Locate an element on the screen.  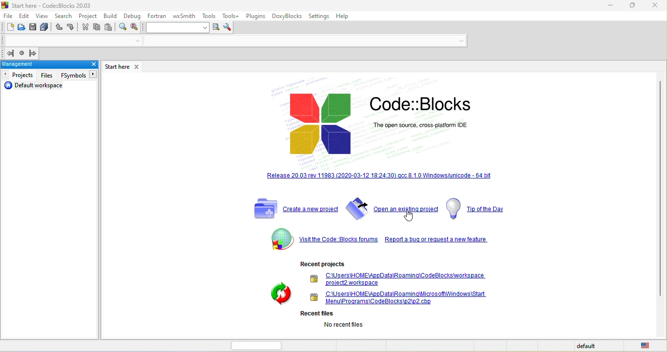
edit is located at coordinates (24, 16).